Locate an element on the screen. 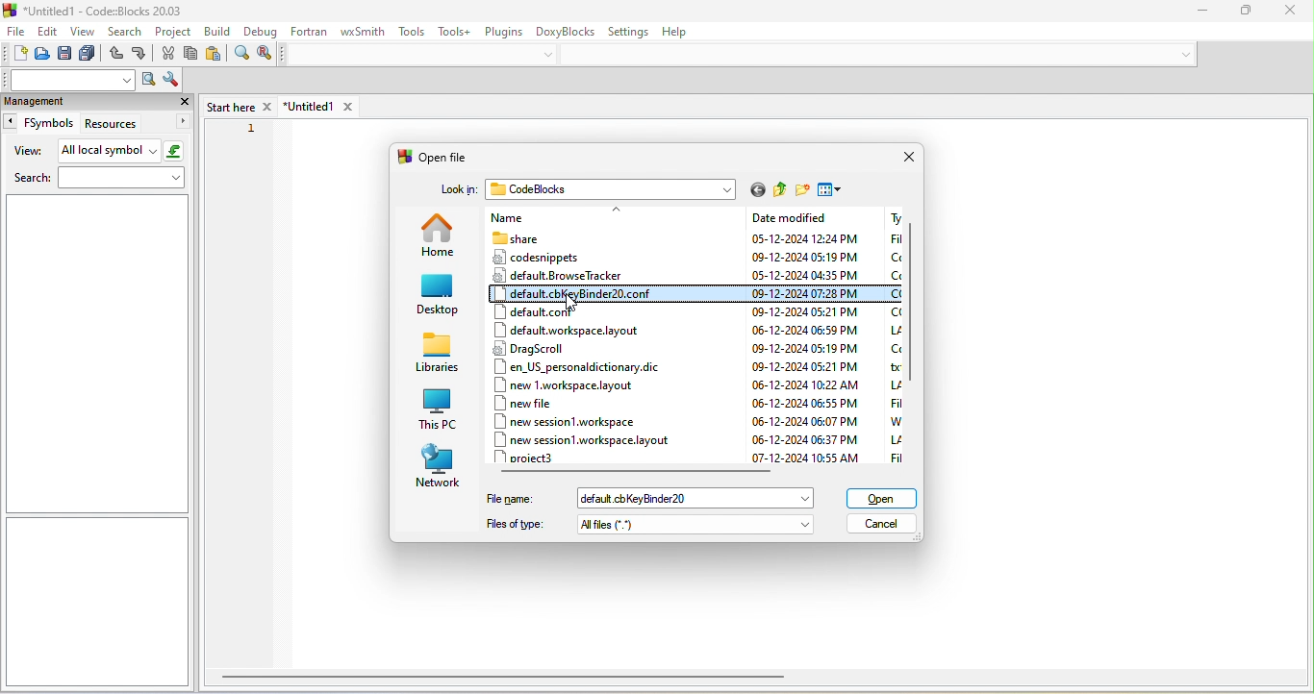 The width and height of the screenshot is (1314, 694). cancel is located at coordinates (883, 525).